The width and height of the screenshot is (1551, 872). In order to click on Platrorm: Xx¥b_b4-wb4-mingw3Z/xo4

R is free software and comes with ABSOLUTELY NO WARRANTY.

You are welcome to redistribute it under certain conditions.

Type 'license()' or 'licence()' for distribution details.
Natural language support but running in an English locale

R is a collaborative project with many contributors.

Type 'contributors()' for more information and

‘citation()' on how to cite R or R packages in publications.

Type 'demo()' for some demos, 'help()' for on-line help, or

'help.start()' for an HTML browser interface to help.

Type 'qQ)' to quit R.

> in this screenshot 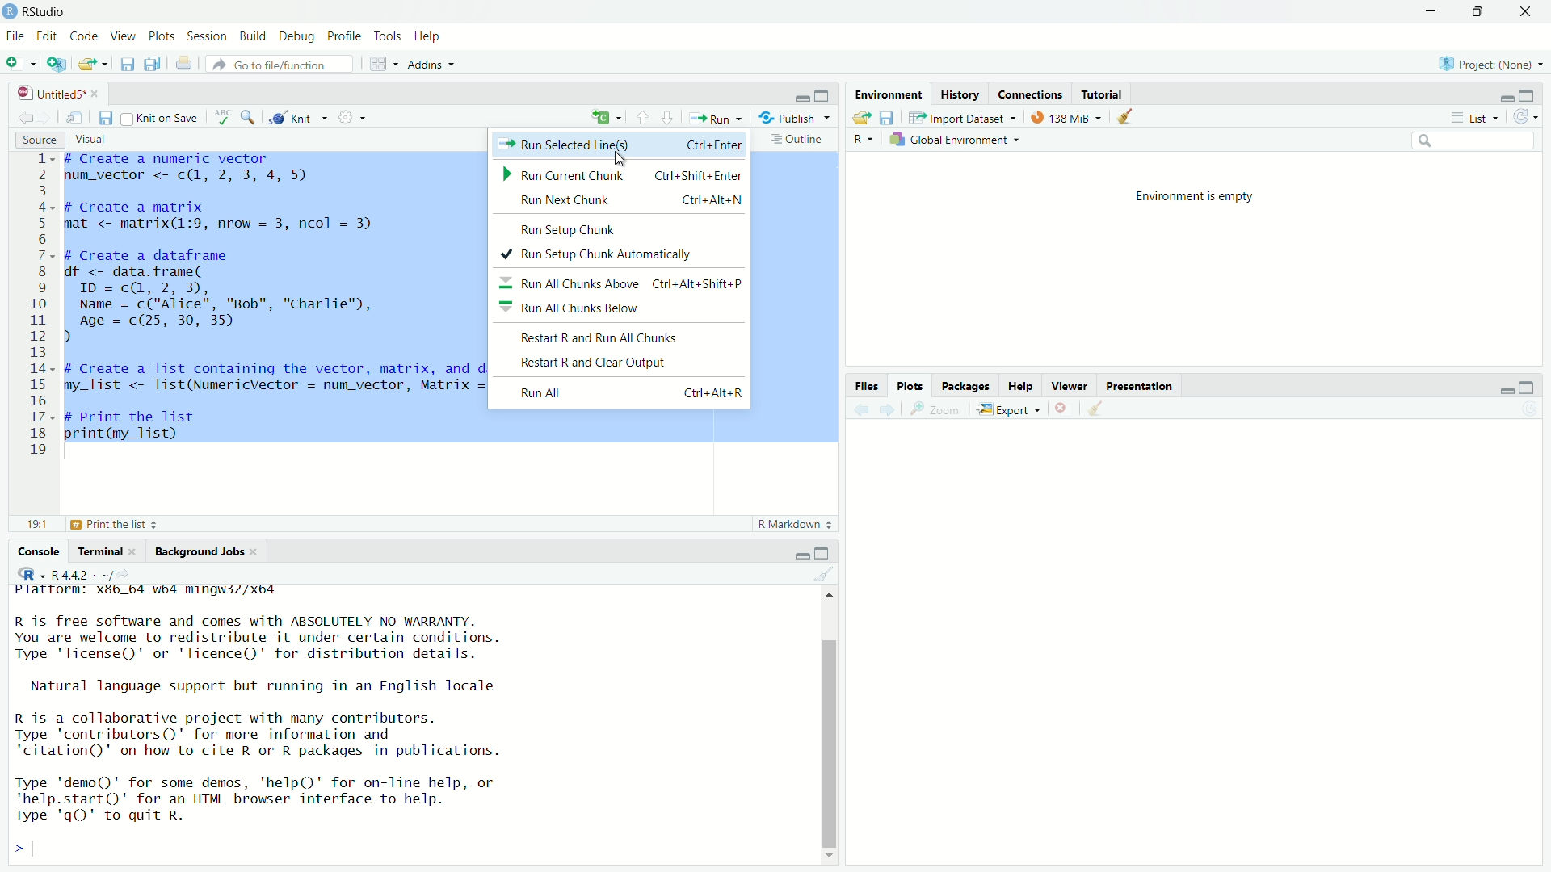, I will do `click(304, 723)`.